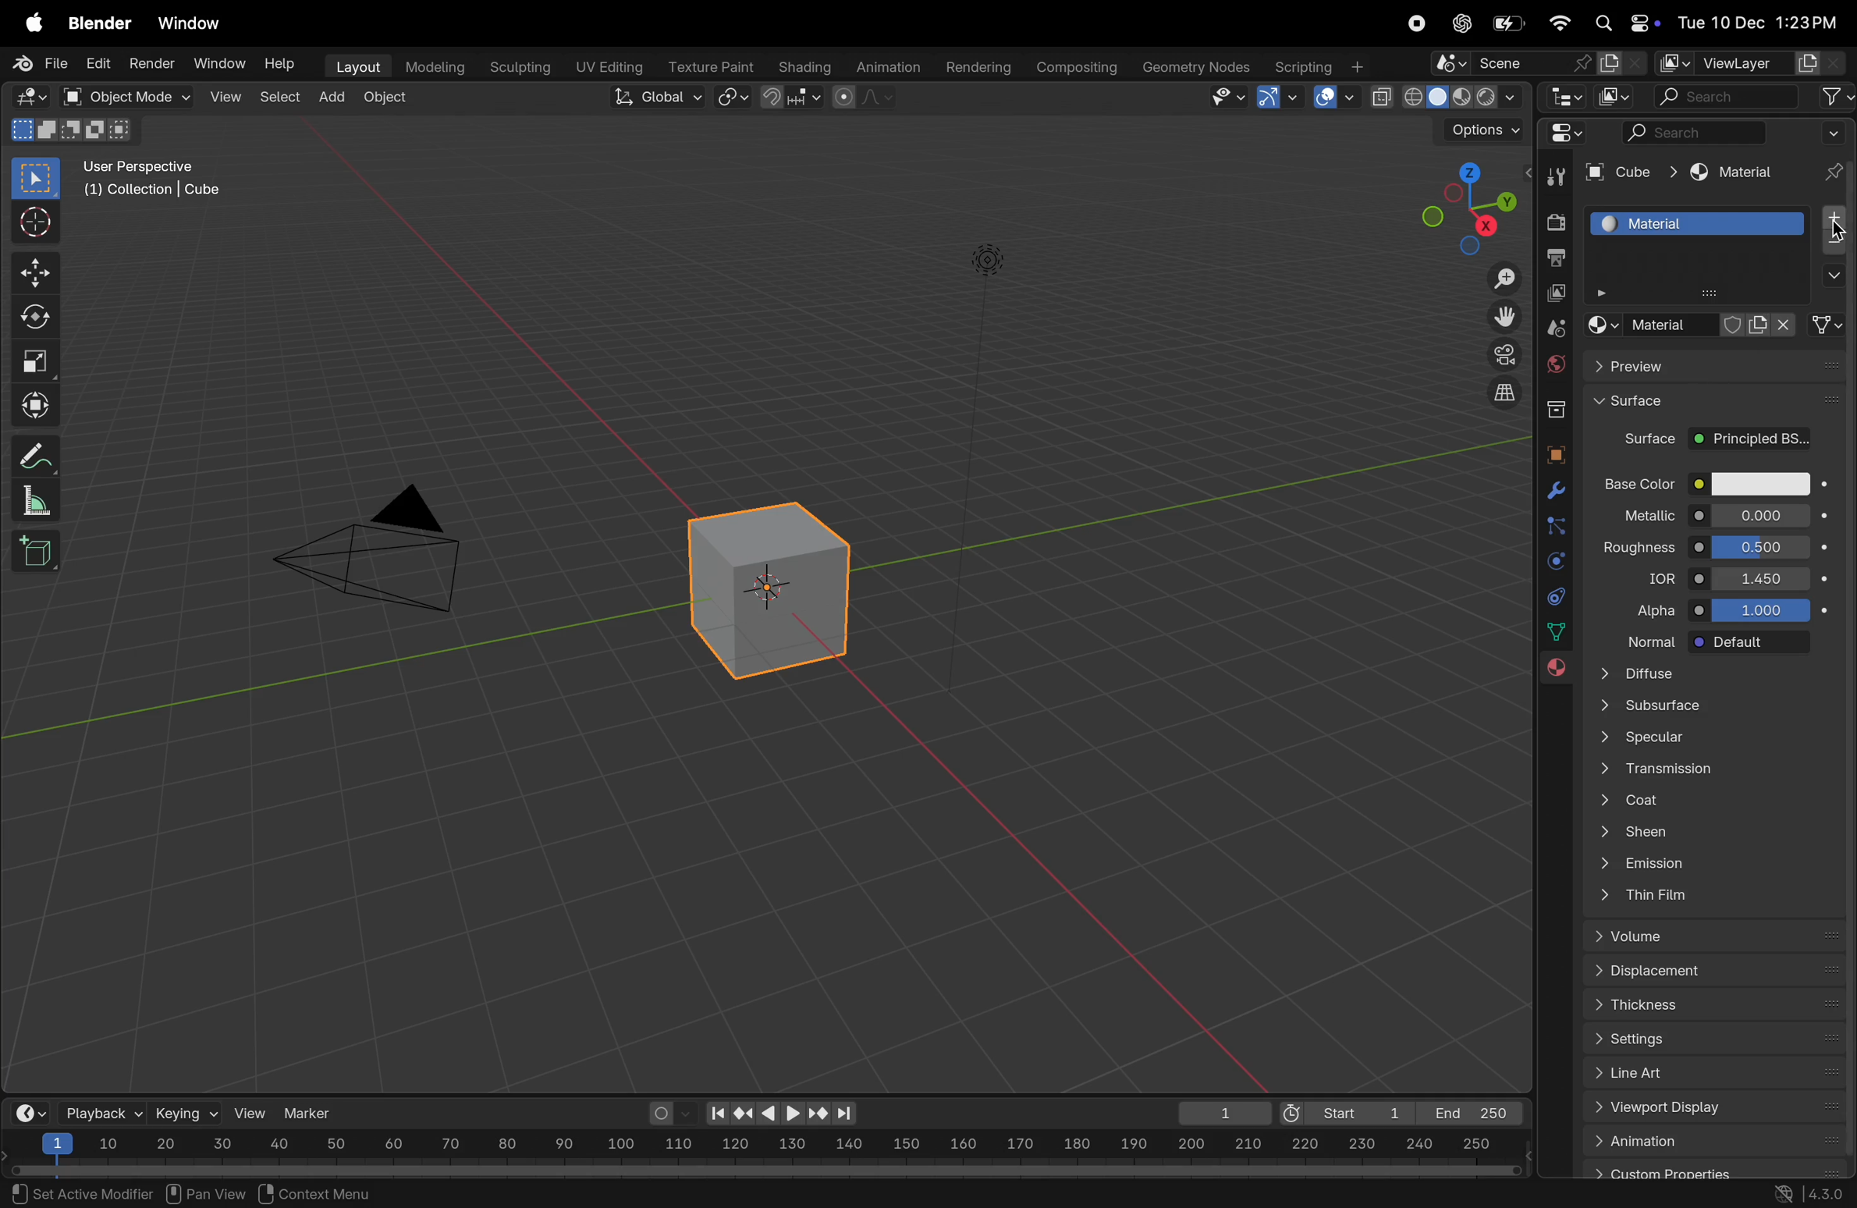 The image size is (1857, 1208). What do you see at coordinates (1554, 563) in the screenshot?
I see `physics` at bounding box center [1554, 563].